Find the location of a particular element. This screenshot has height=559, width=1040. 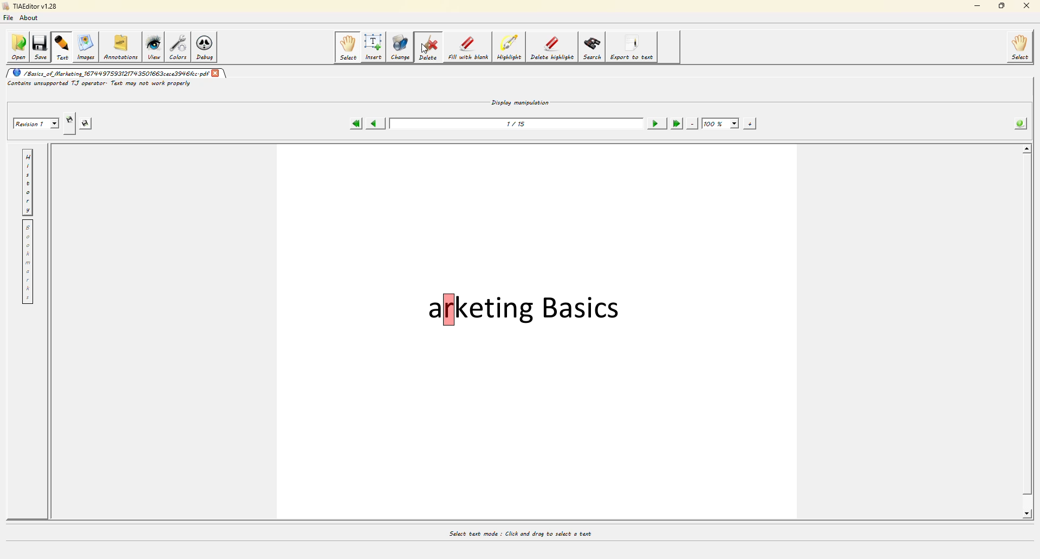

debug is located at coordinates (207, 47).